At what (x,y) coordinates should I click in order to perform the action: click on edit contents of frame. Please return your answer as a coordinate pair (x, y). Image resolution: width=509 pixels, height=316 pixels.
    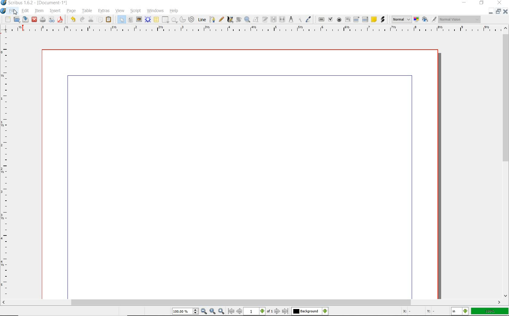
    Looking at the image, I should click on (256, 19).